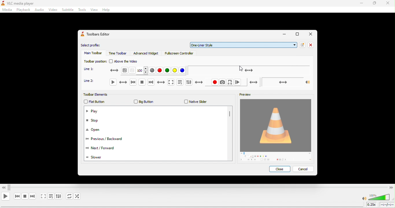  Describe the element at coordinates (23, 10) in the screenshot. I see `playback` at that location.